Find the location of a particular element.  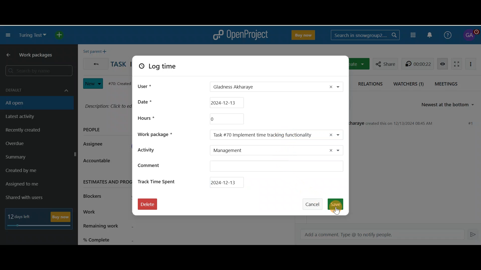

Add a comment. Type @ to notify people. is located at coordinates (379, 235).